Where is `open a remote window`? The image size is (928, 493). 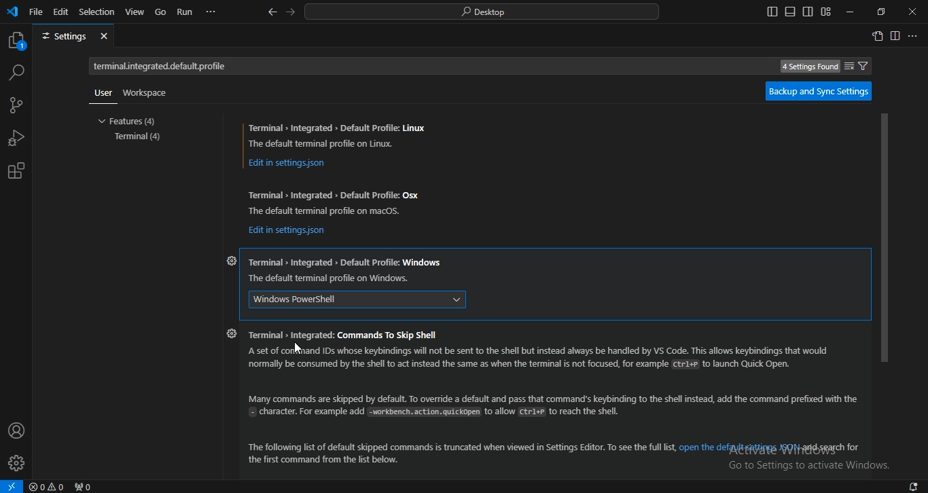 open a remote window is located at coordinates (12, 486).